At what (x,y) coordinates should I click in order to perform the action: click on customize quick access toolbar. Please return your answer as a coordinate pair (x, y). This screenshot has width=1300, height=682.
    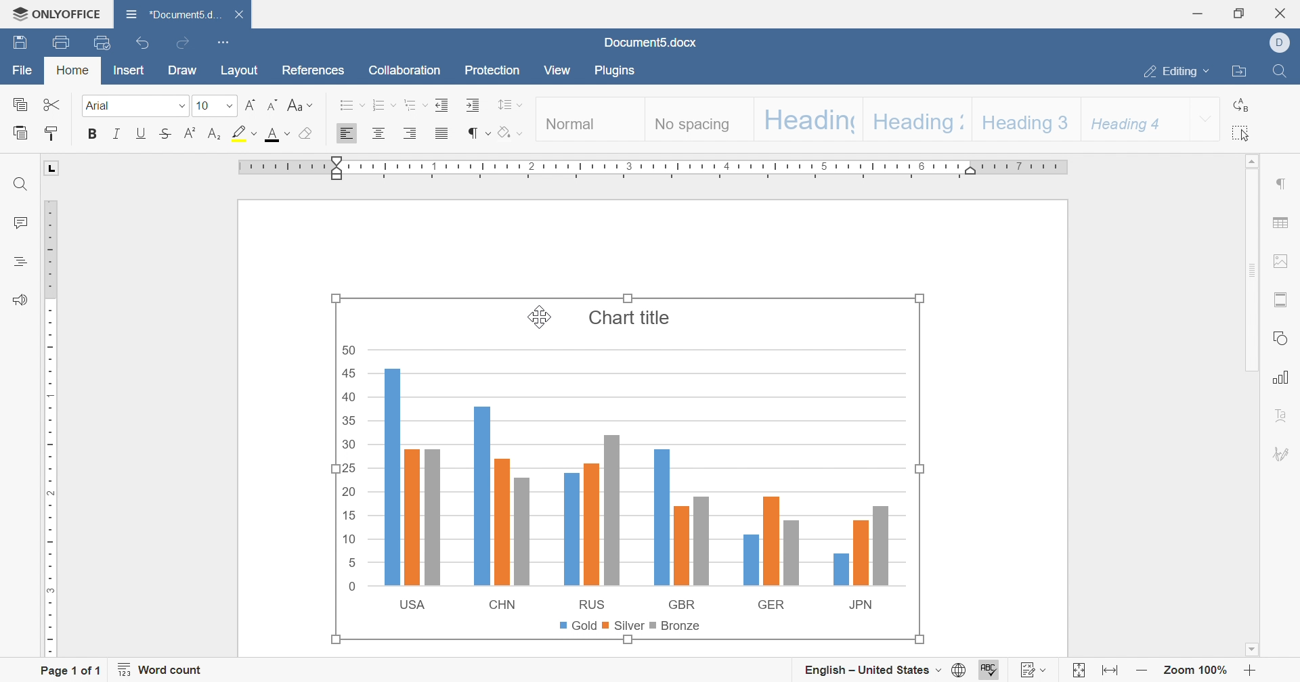
    Looking at the image, I should click on (226, 42).